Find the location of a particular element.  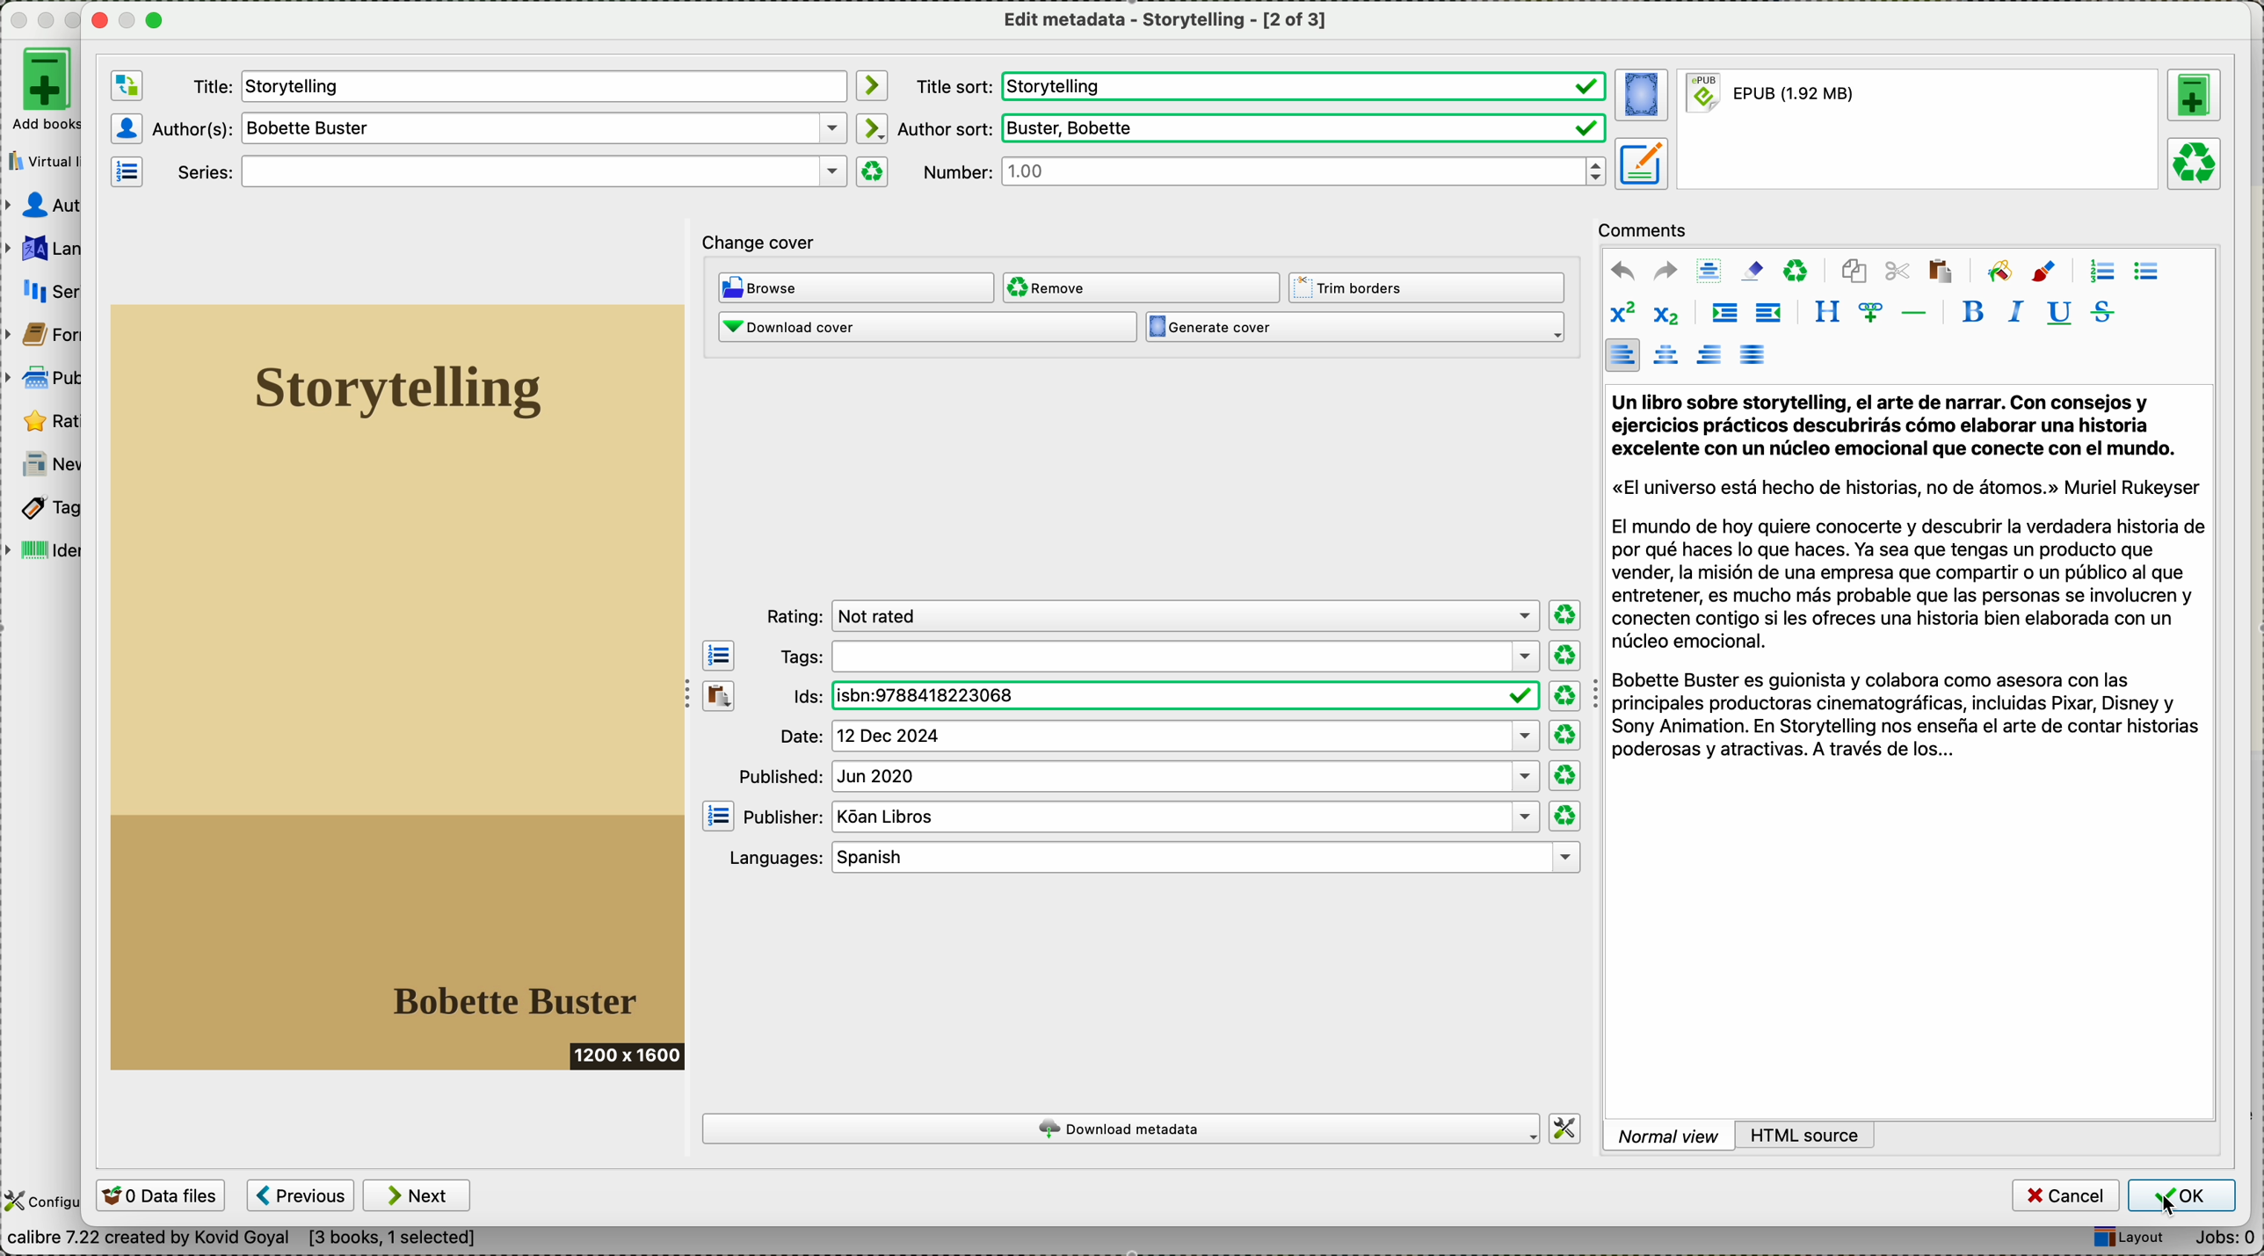

paste is located at coordinates (1941, 273).